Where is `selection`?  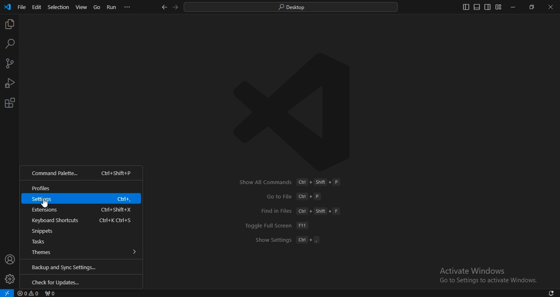 selection is located at coordinates (59, 7).